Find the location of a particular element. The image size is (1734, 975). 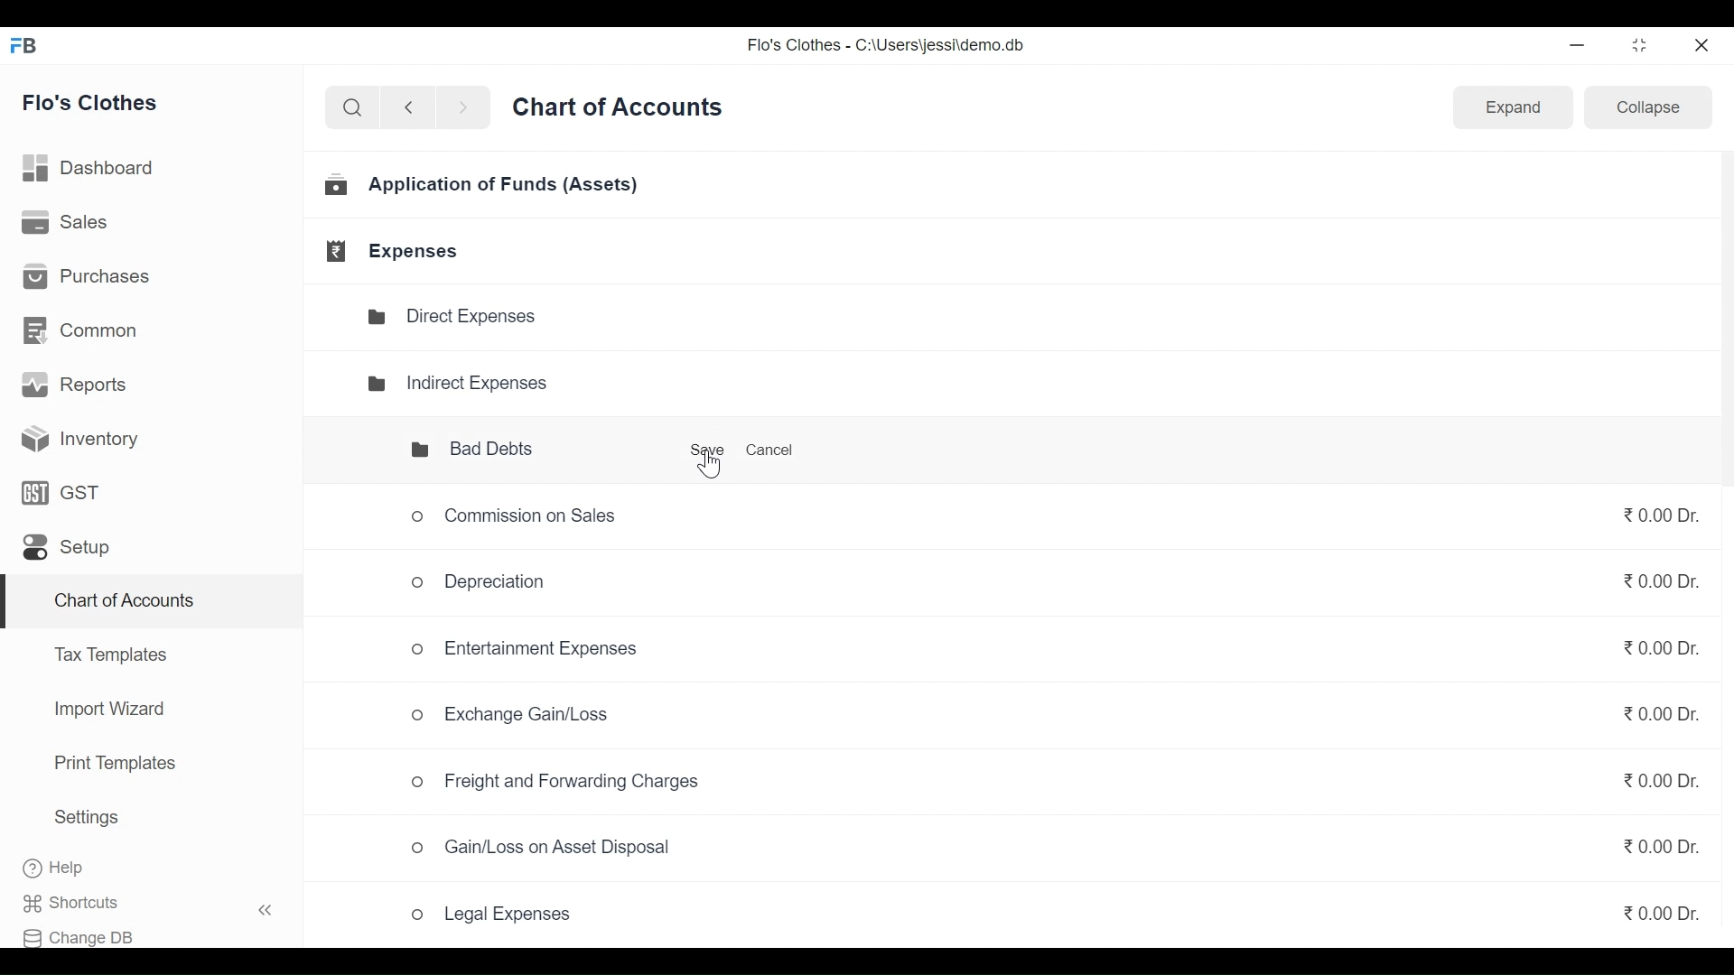

close is located at coordinates (1703, 42).